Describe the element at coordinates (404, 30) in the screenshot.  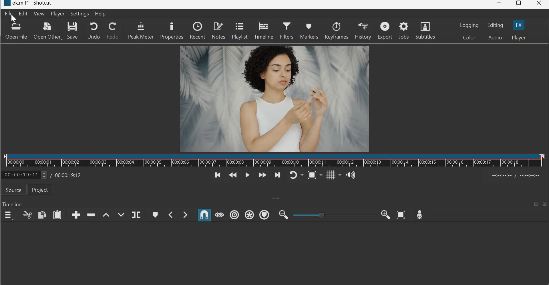
I see `Jobs` at that location.